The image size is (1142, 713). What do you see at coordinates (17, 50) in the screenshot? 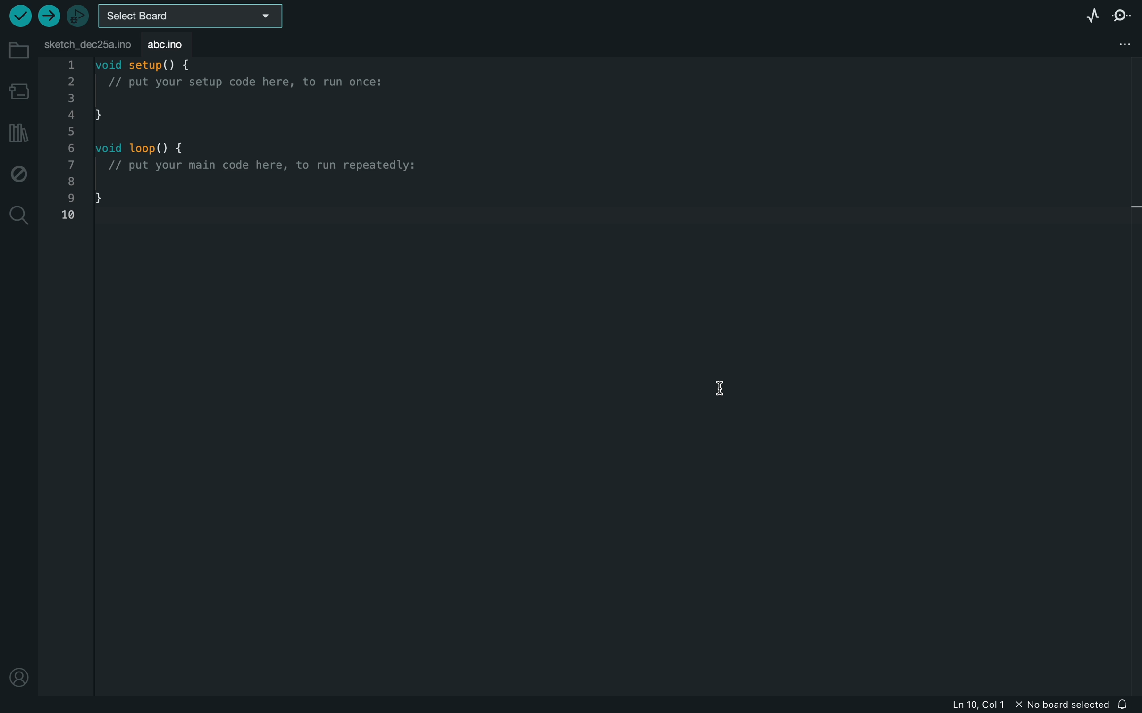
I see `folder` at bounding box center [17, 50].